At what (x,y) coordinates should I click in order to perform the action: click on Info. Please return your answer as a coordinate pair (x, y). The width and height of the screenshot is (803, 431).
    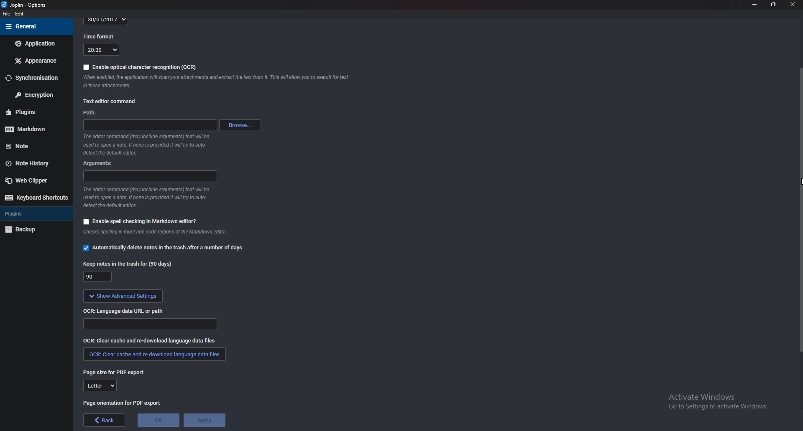
    Looking at the image, I should click on (161, 233).